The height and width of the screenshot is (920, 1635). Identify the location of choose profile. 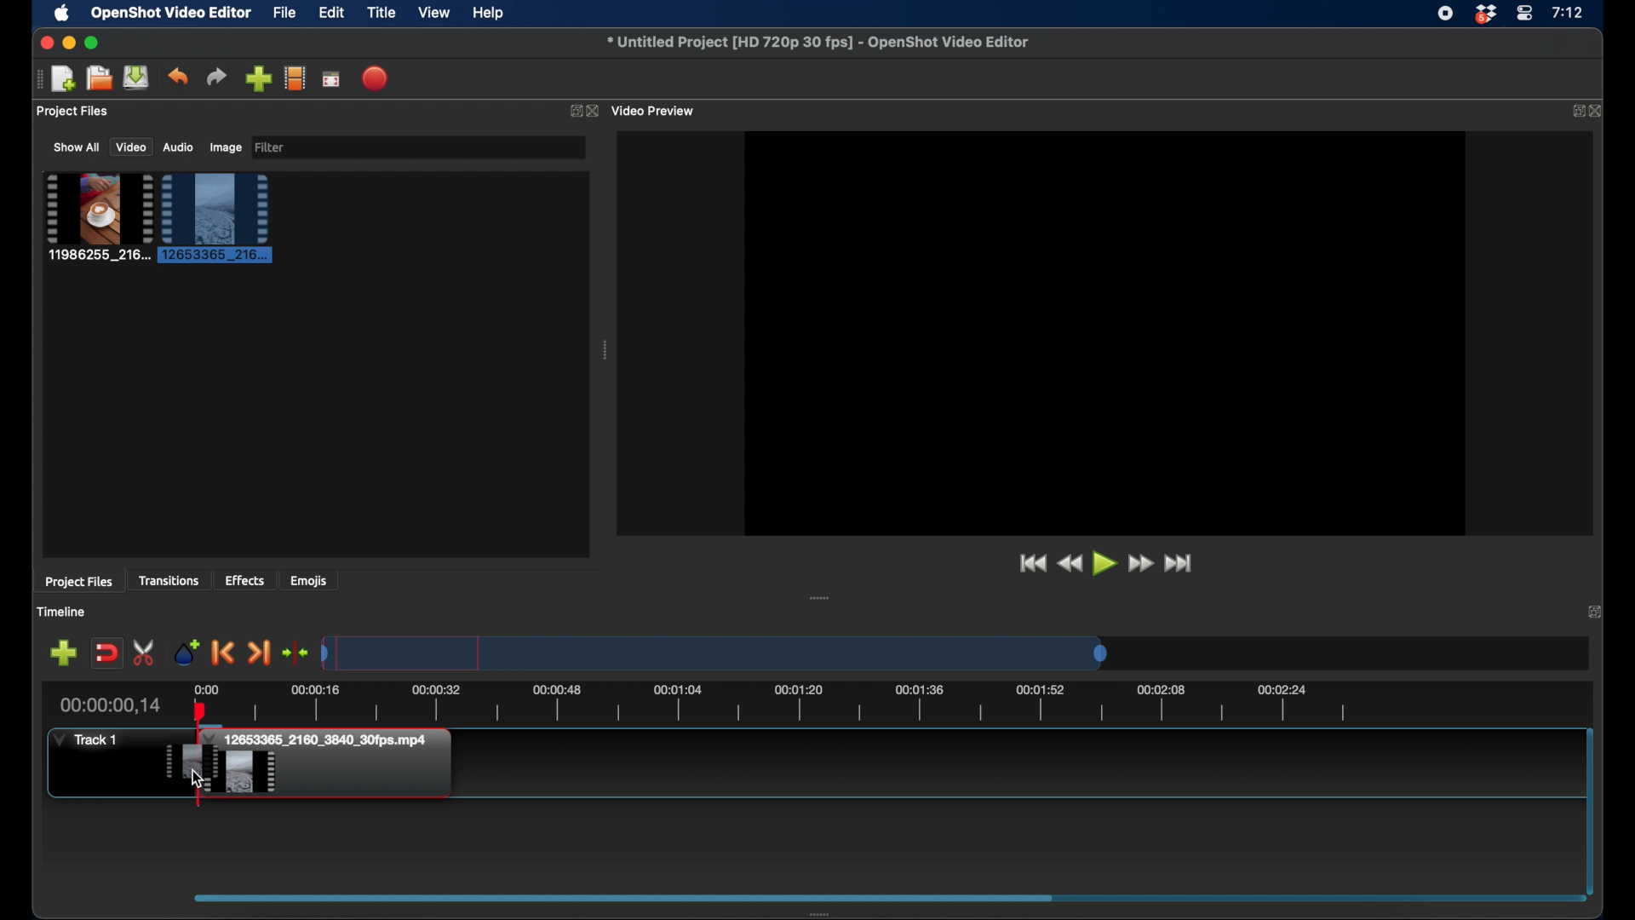
(295, 78).